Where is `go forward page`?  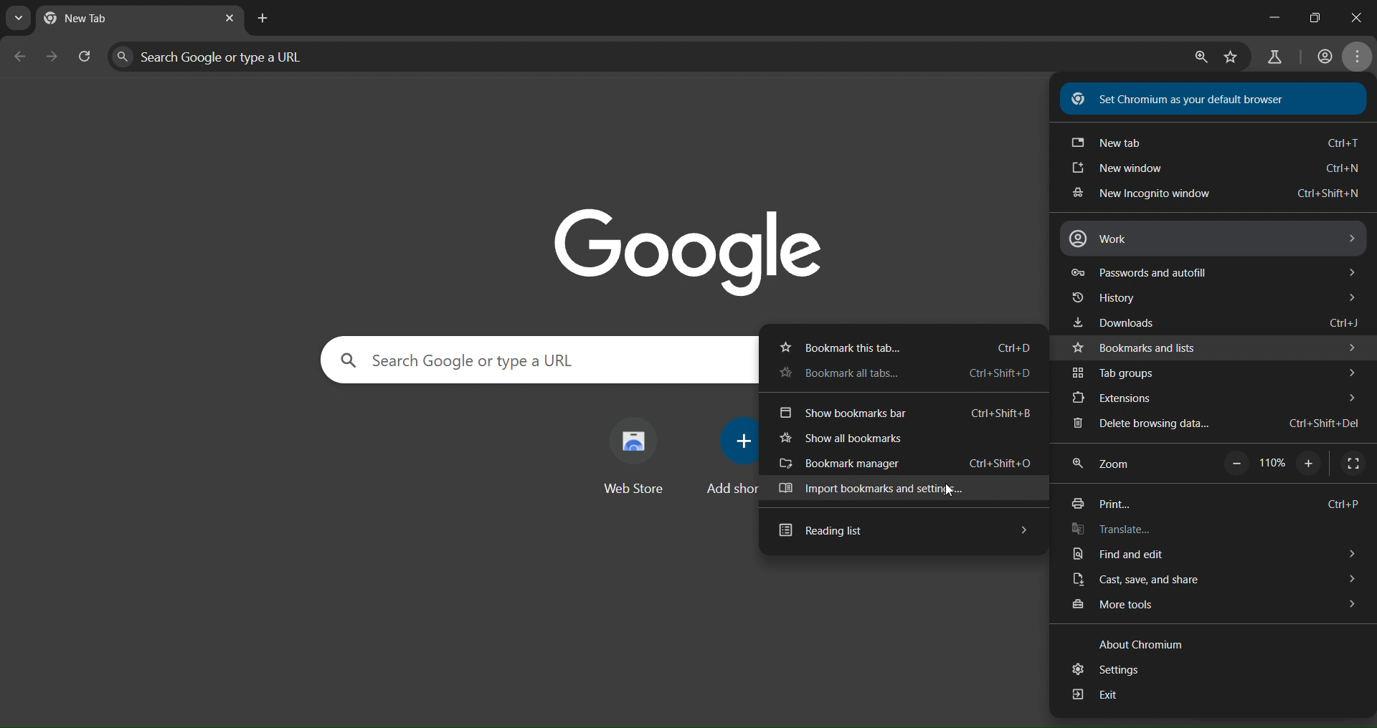 go forward page is located at coordinates (55, 55).